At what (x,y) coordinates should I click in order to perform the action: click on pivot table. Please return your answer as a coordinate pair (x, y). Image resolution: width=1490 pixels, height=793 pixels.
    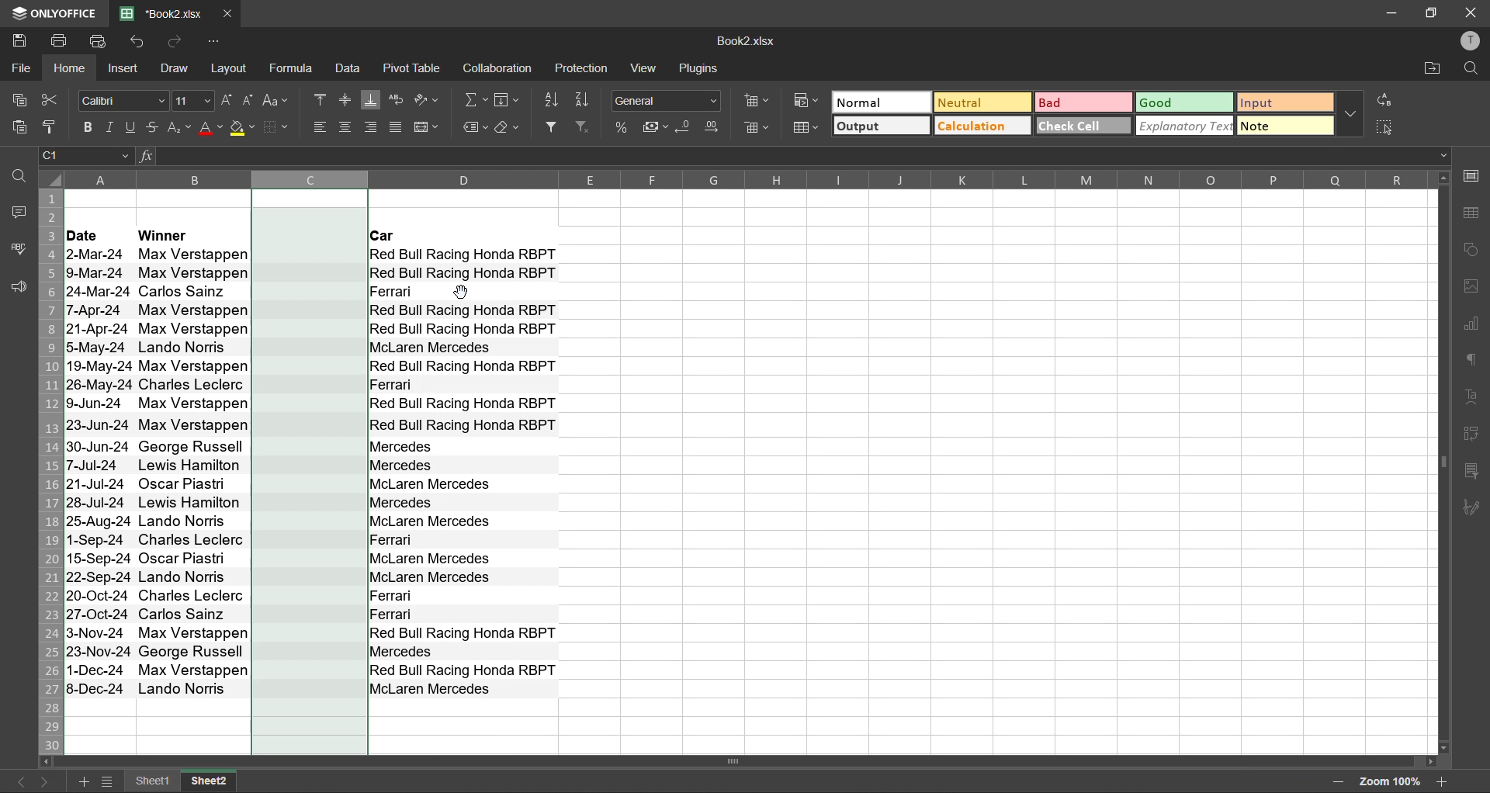
    Looking at the image, I should click on (1470, 436).